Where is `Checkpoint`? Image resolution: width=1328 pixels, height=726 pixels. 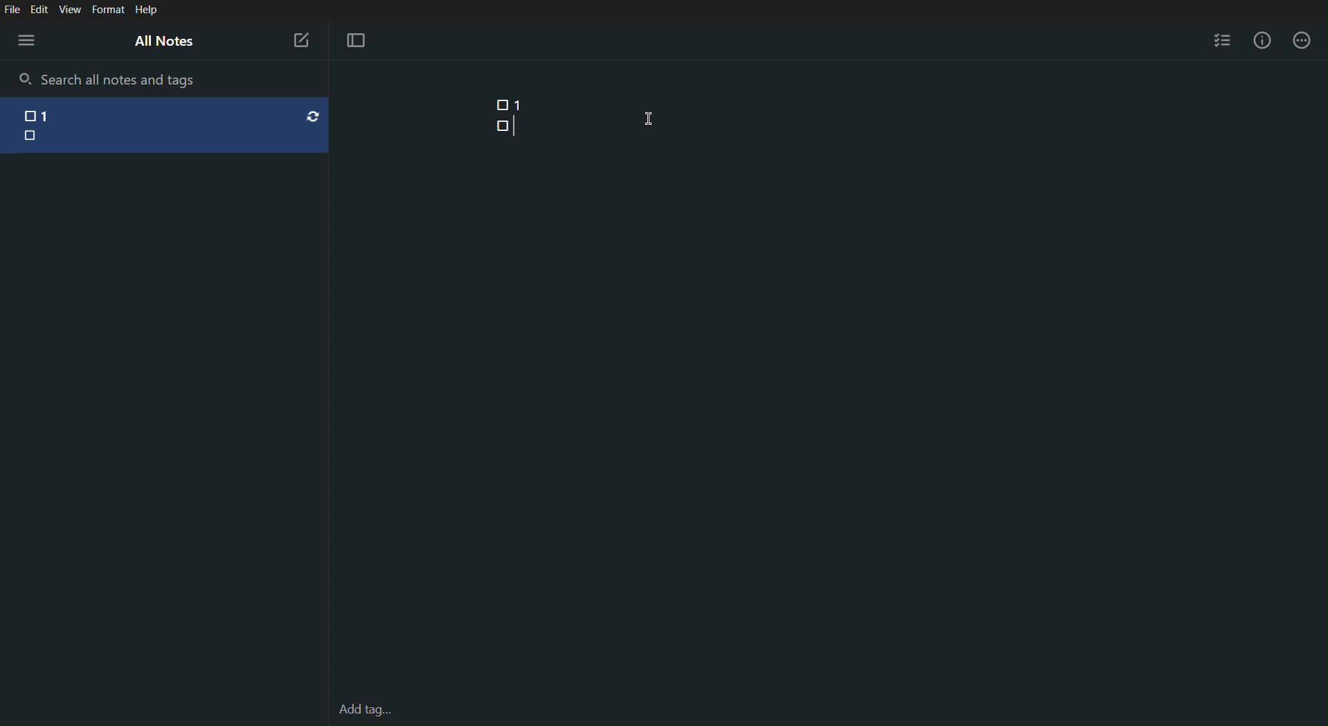 Checkpoint is located at coordinates (501, 125).